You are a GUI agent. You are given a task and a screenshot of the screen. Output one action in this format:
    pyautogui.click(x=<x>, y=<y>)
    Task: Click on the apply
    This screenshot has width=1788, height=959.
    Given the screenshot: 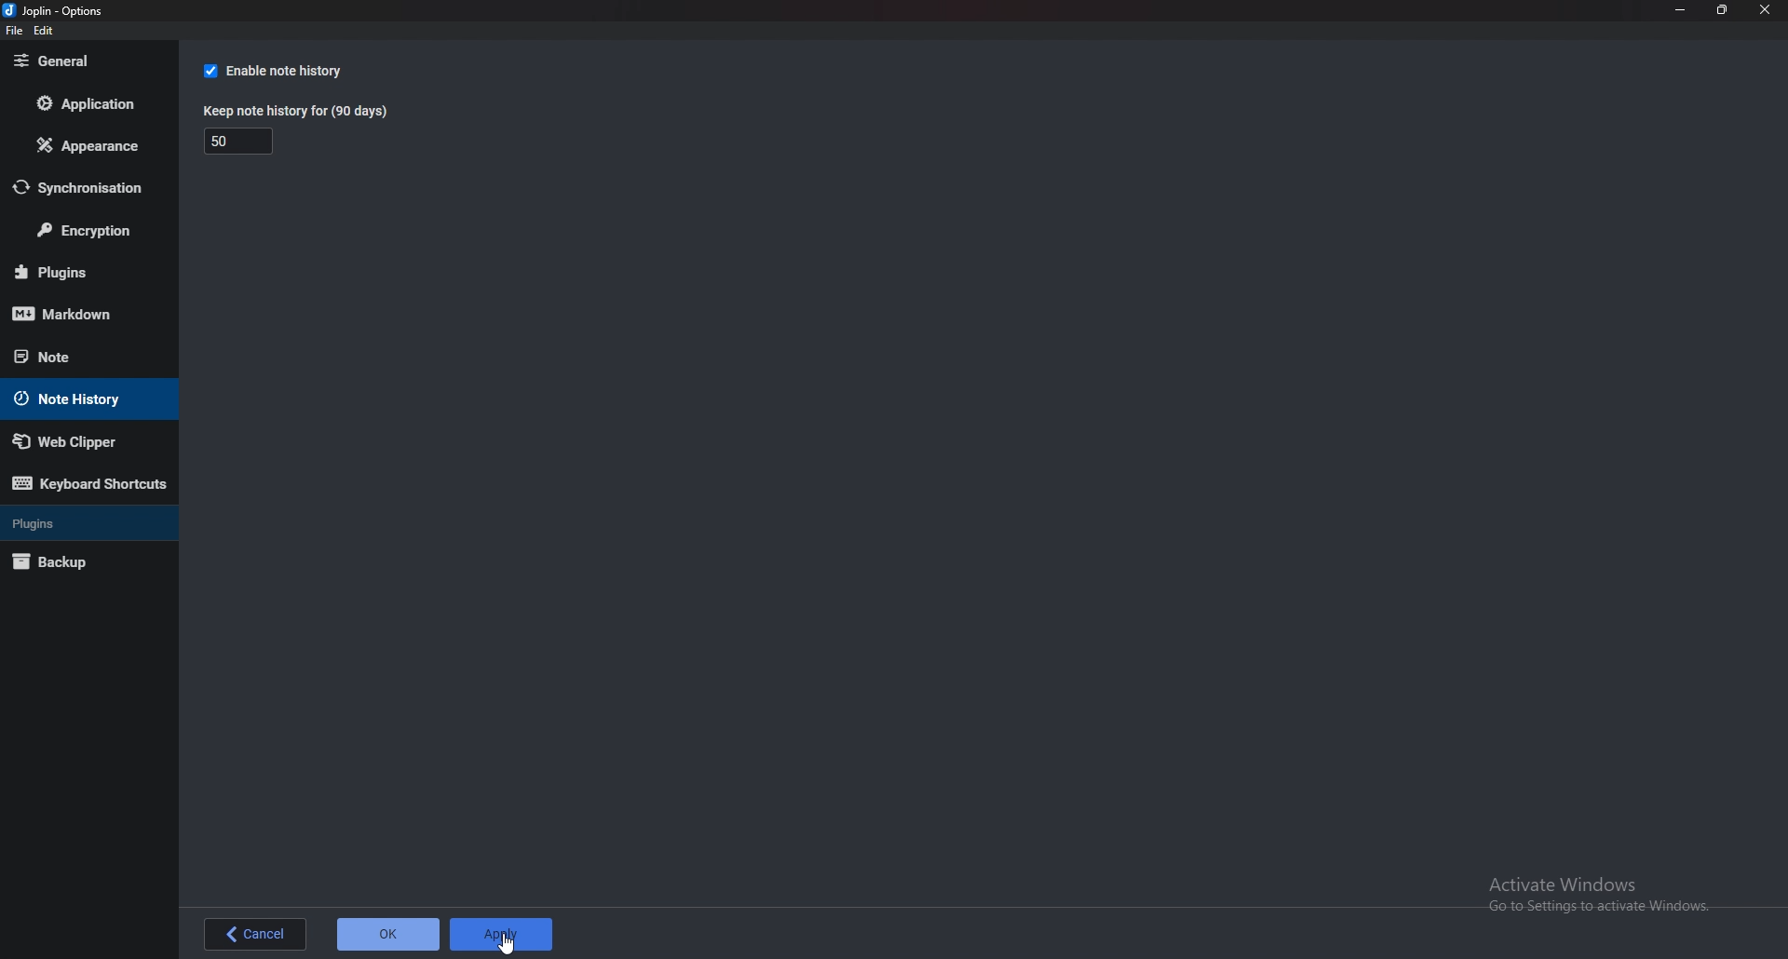 What is the action you would take?
    pyautogui.click(x=502, y=934)
    